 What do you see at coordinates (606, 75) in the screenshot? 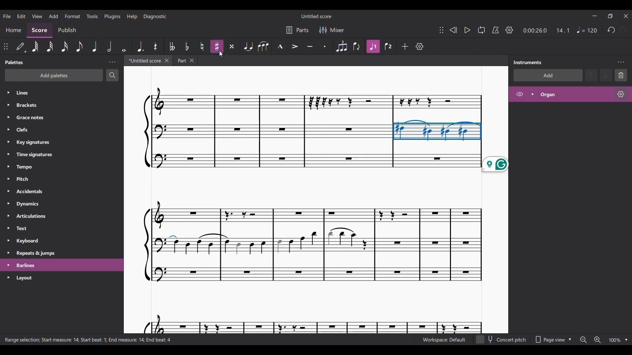
I see `Move selection down` at bounding box center [606, 75].